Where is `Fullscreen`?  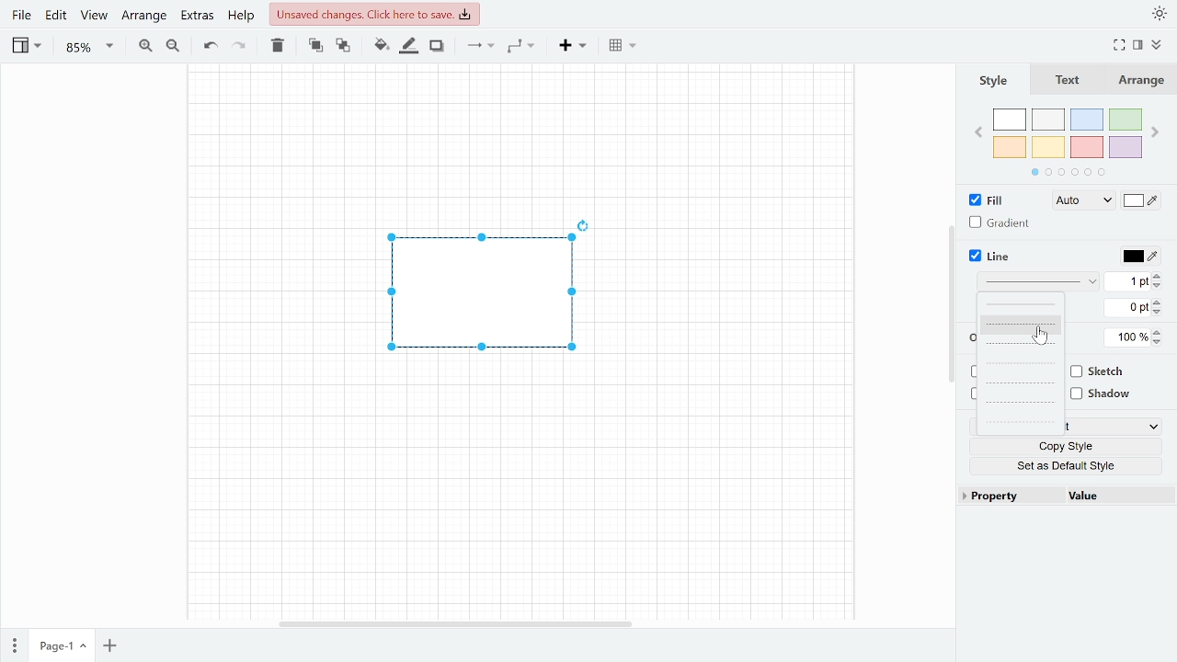
Fullscreen is located at coordinates (1119, 46).